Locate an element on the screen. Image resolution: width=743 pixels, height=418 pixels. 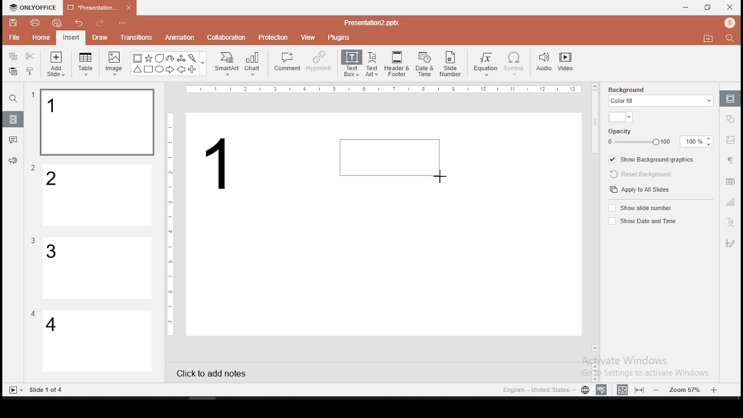
 is located at coordinates (33, 95).